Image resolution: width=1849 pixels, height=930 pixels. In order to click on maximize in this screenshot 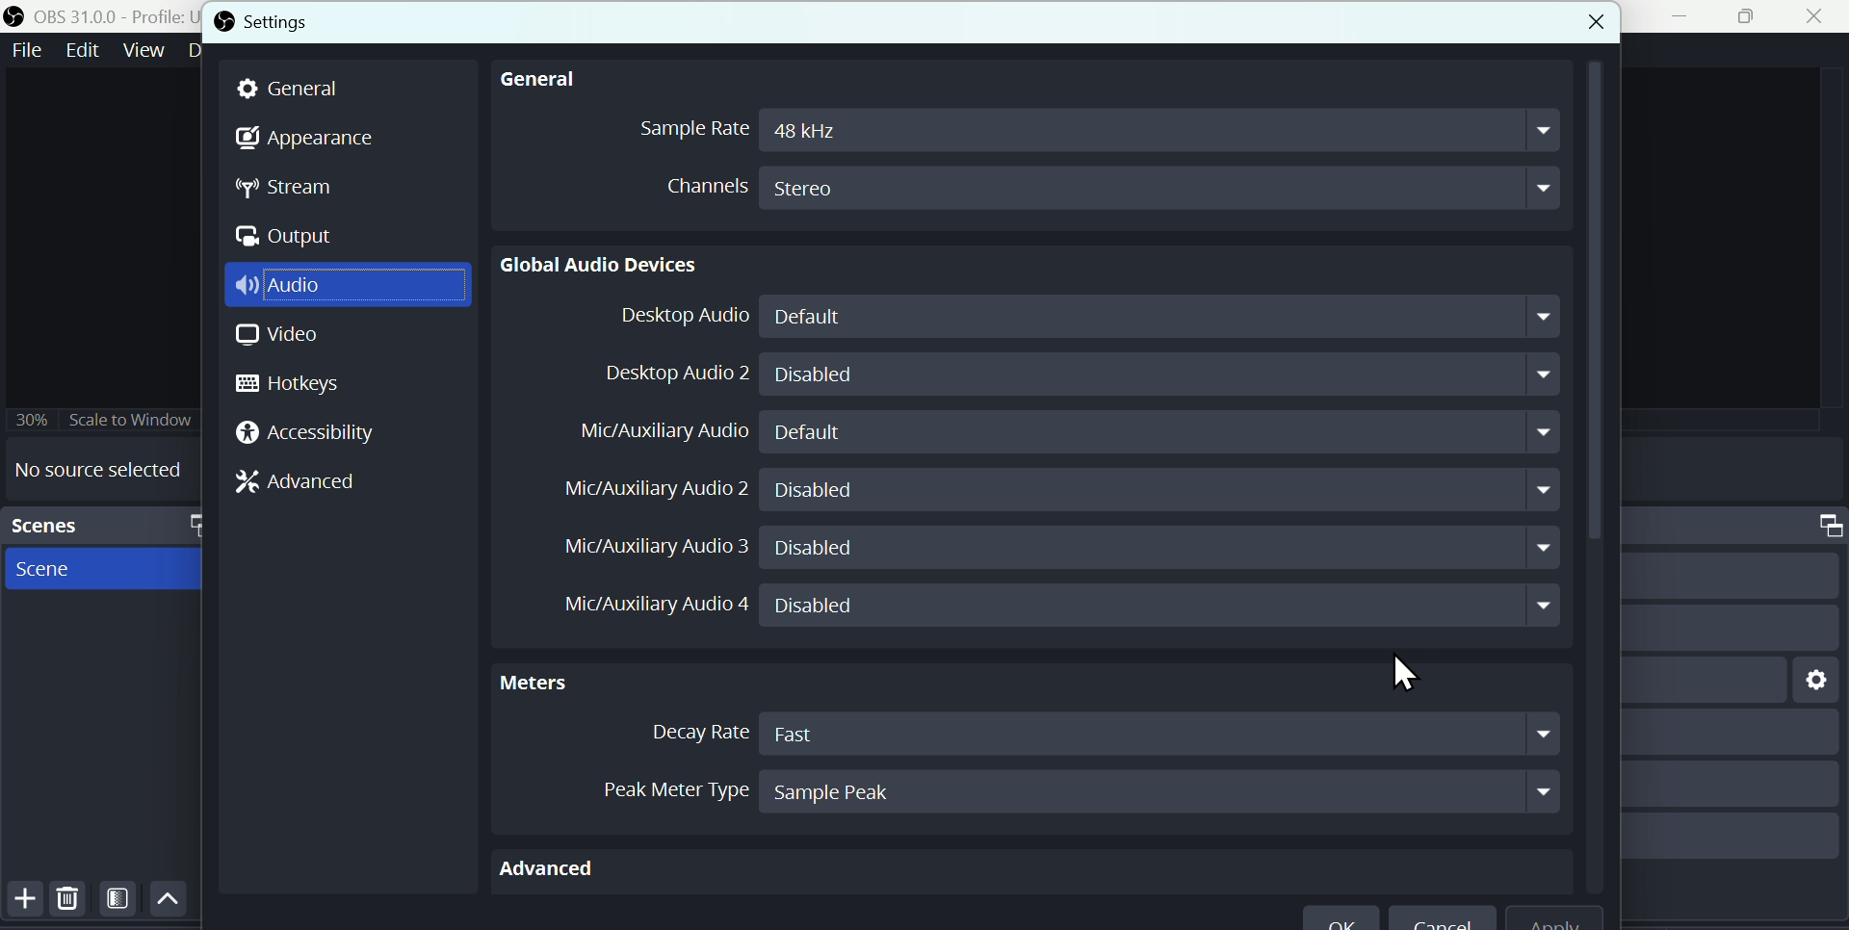, I will do `click(192, 524)`.